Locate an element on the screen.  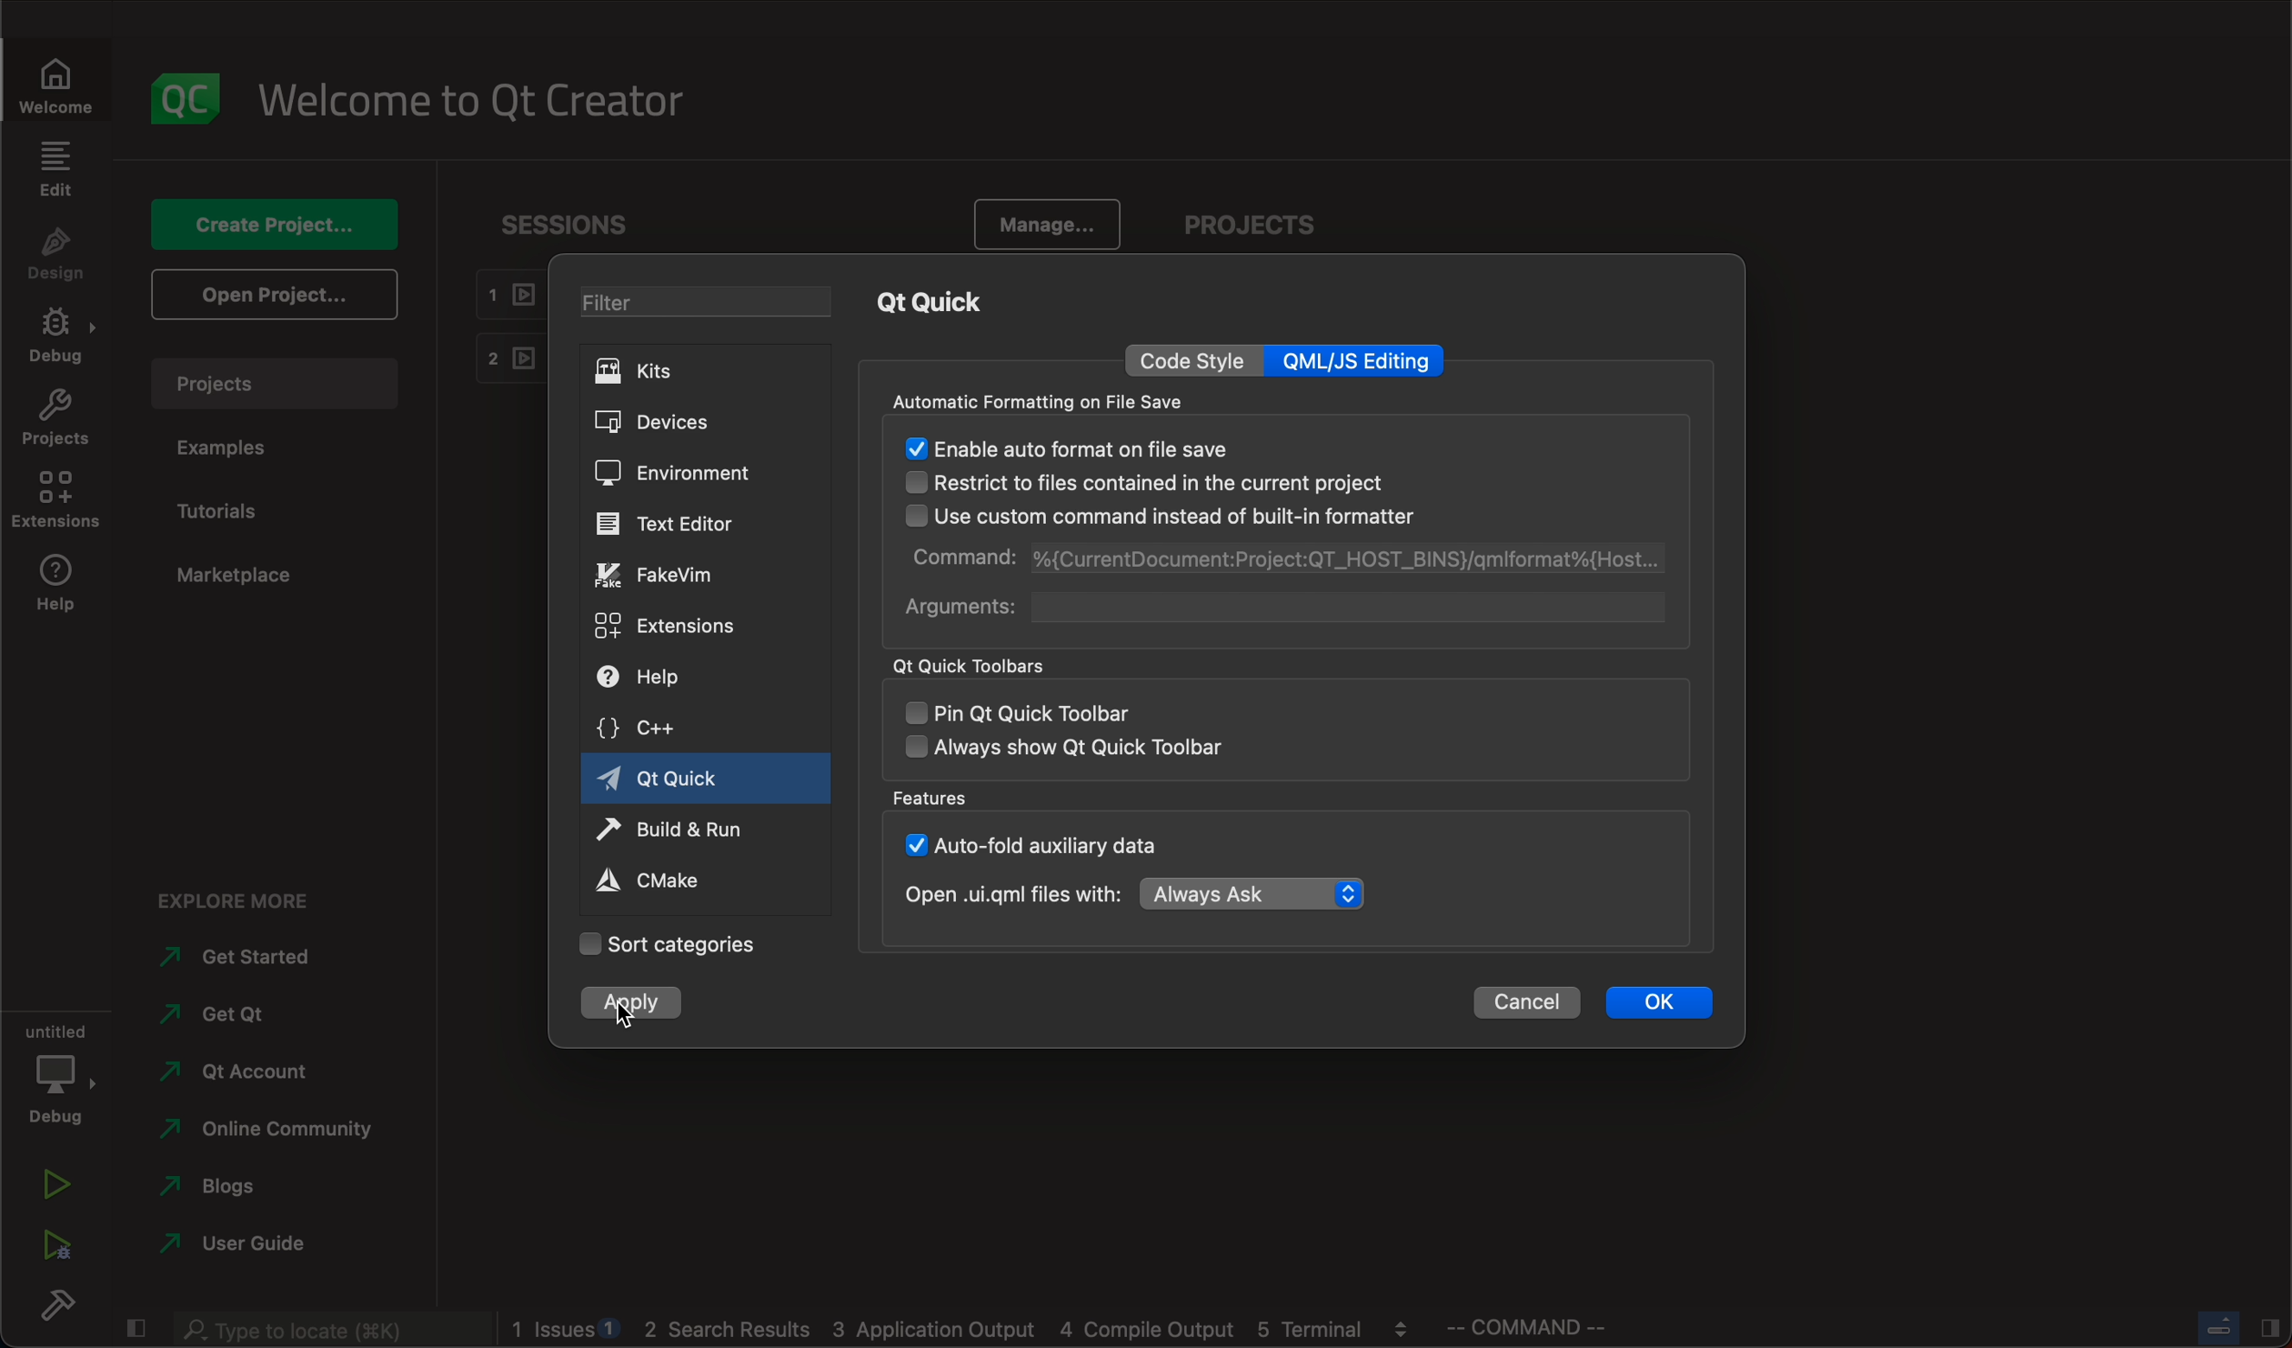
c++ is located at coordinates (658, 729).